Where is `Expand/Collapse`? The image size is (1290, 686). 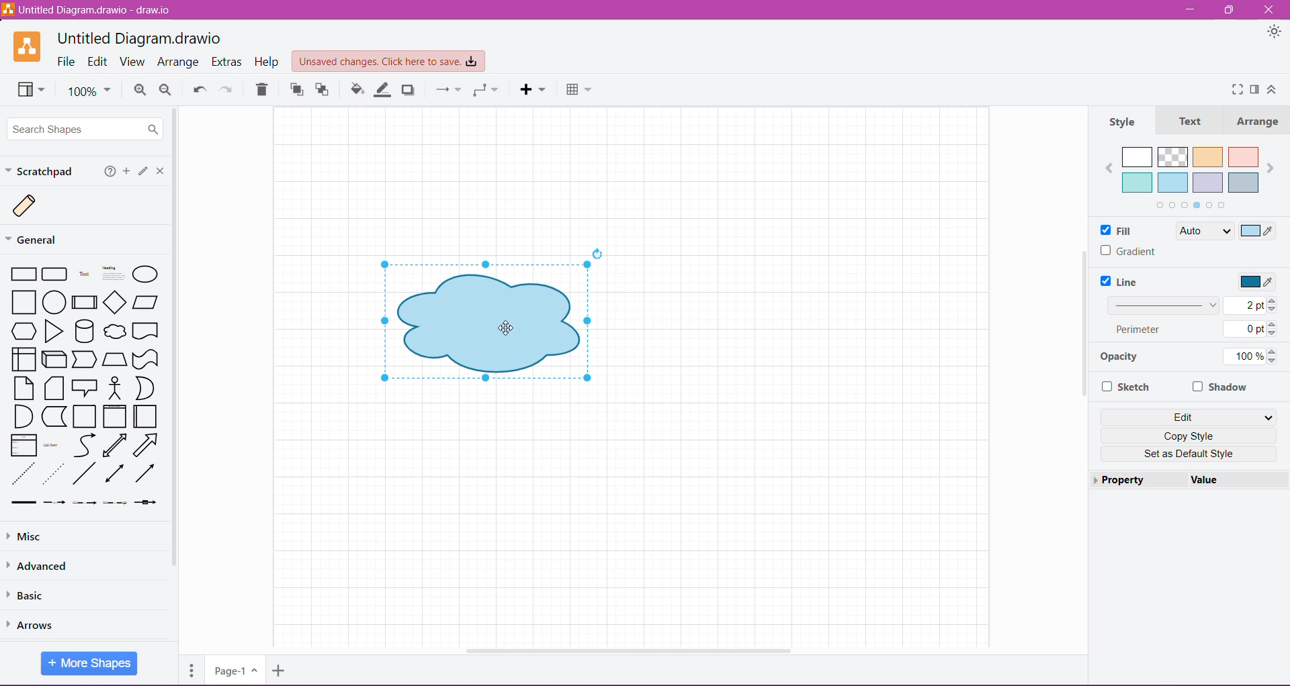
Expand/Collapse is located at coordinates (1273, 91).